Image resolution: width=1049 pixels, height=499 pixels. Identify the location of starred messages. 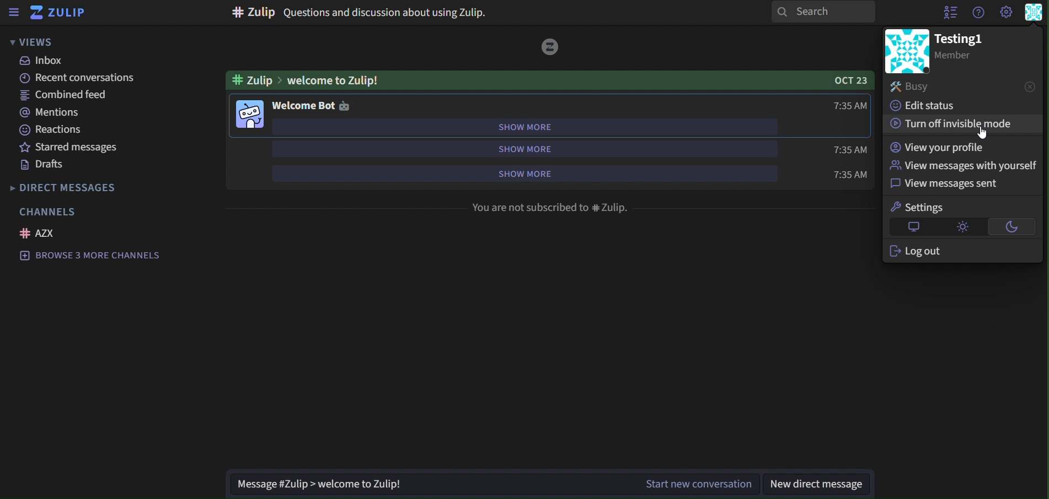
(72, 148).